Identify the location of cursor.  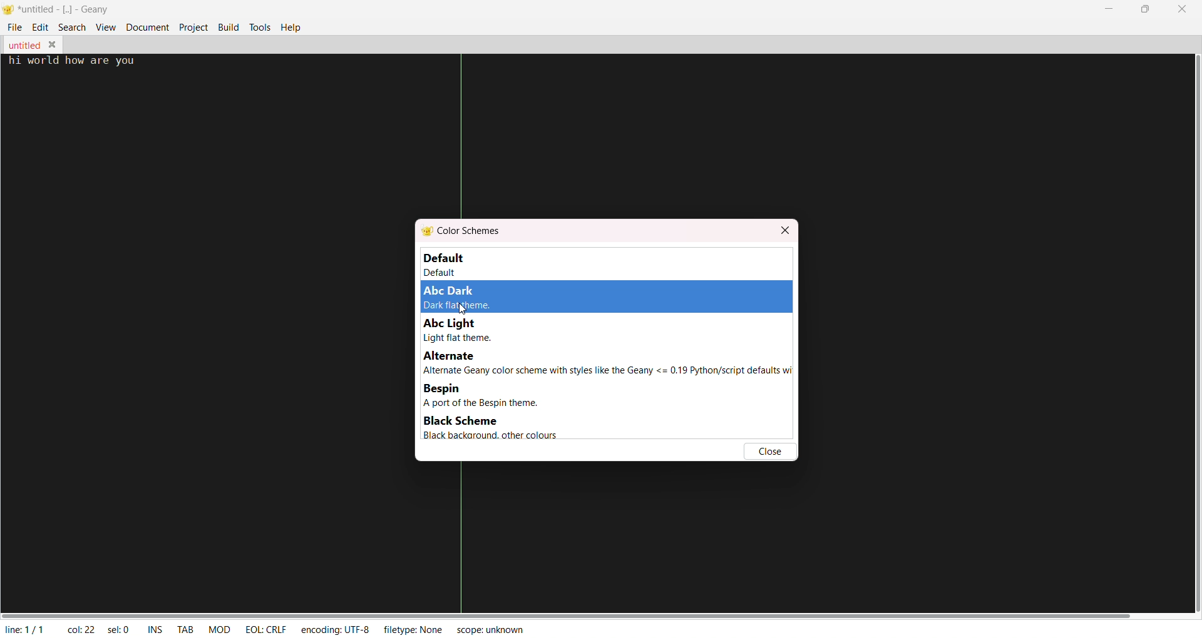
(463, 311).